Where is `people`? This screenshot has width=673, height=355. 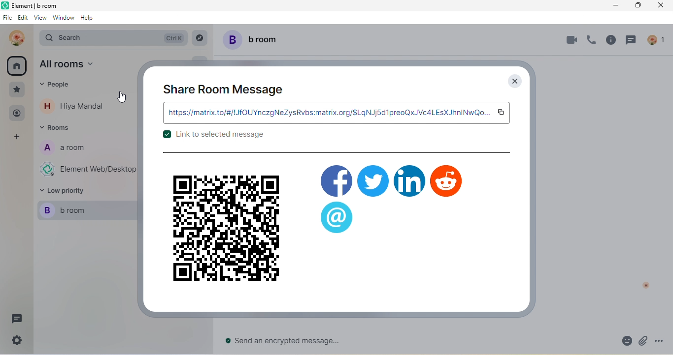
people is located at coordinates (61, 87).